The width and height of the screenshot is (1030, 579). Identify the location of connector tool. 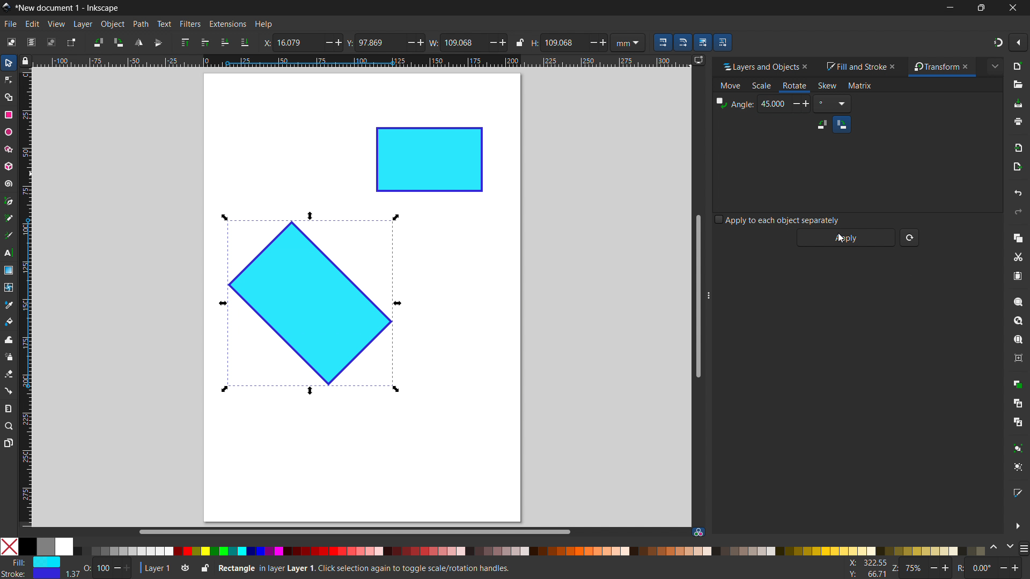
(8, 390).